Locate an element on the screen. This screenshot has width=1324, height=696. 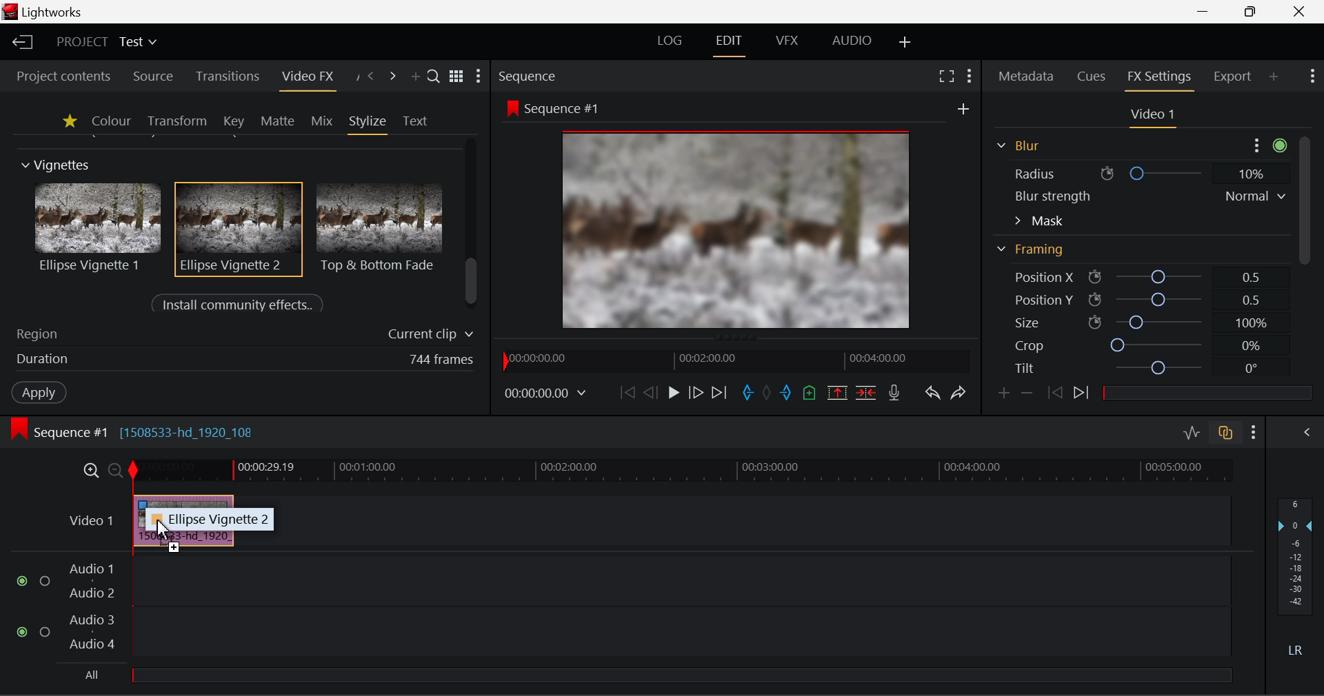
Tilt is located at coordinates (1138, 368).